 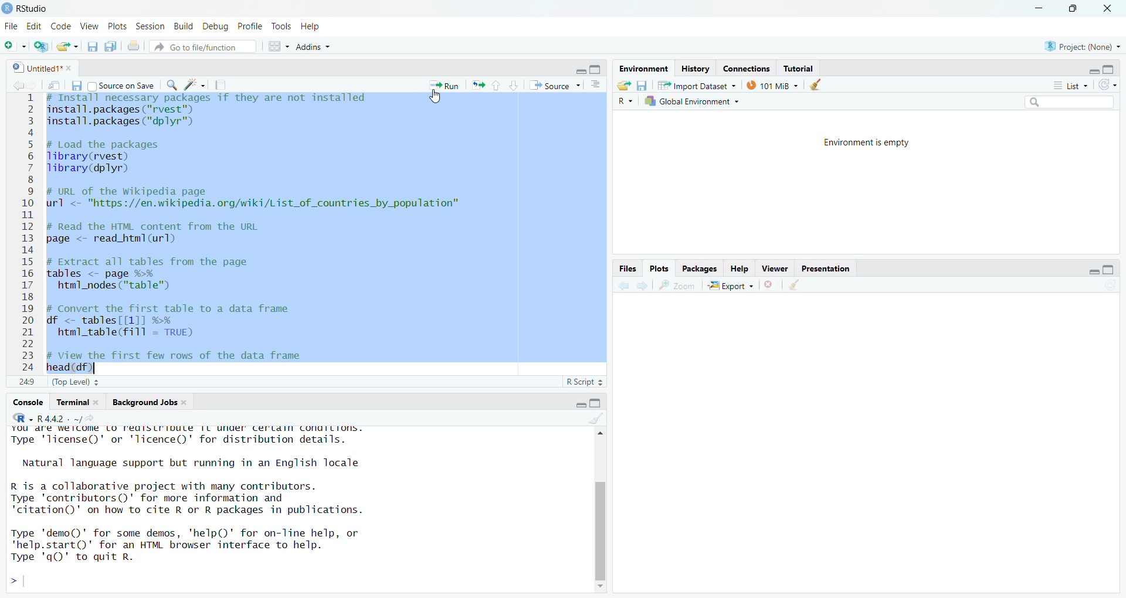 I want to click on Viewer, so click(x=775, y=268).